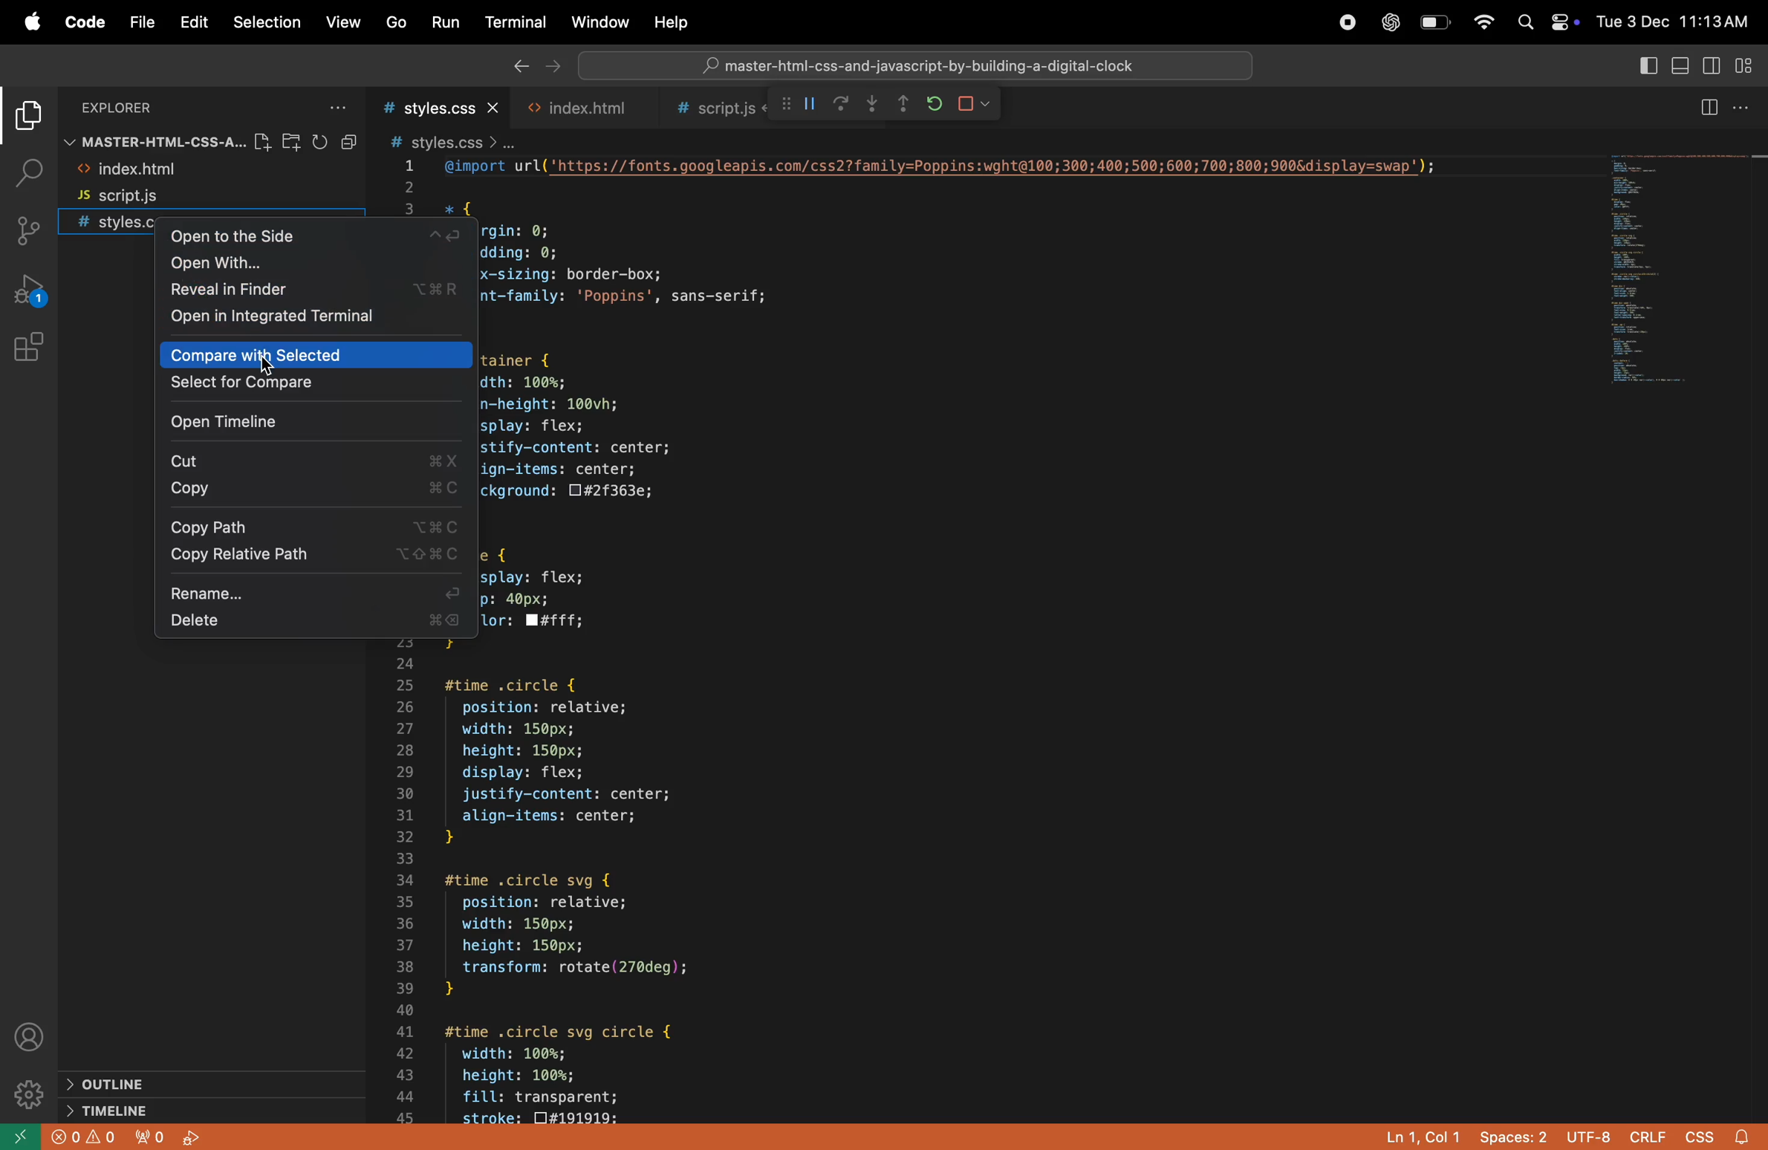 Image resolution: width=1768 pixels, height=1150 pixels. What do you see at coordinates (441, 108) in the screenshot?
I see `style.css` at bounding box center [441, 108].